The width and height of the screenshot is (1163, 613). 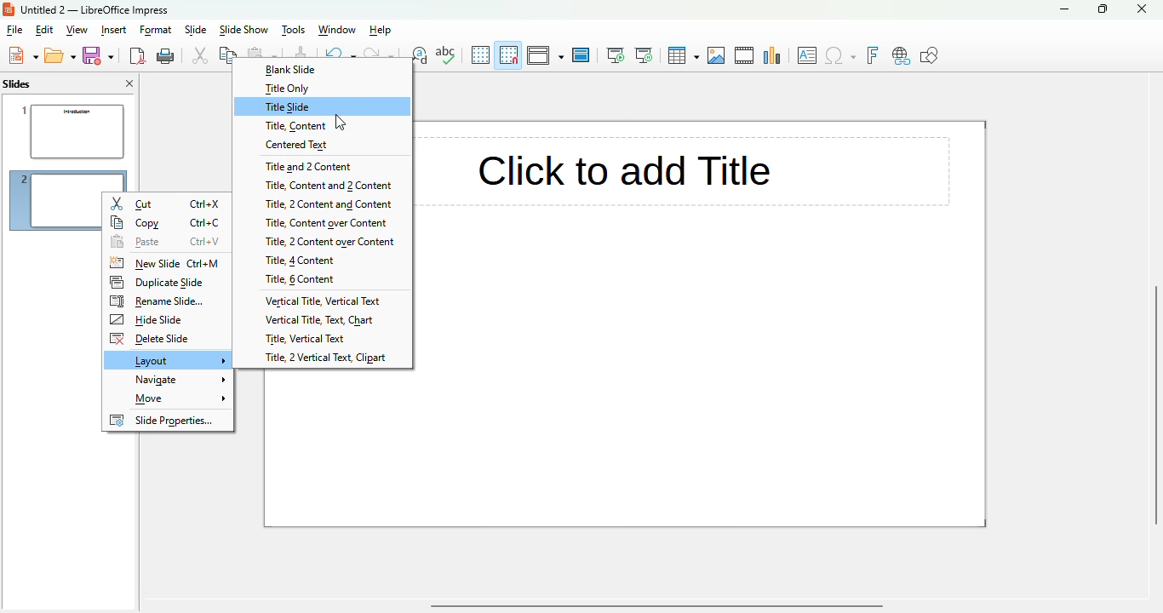 What do you see at coordinates (167, 242) in the screenshot?
I see `paste` at bounding box center [167, 242].